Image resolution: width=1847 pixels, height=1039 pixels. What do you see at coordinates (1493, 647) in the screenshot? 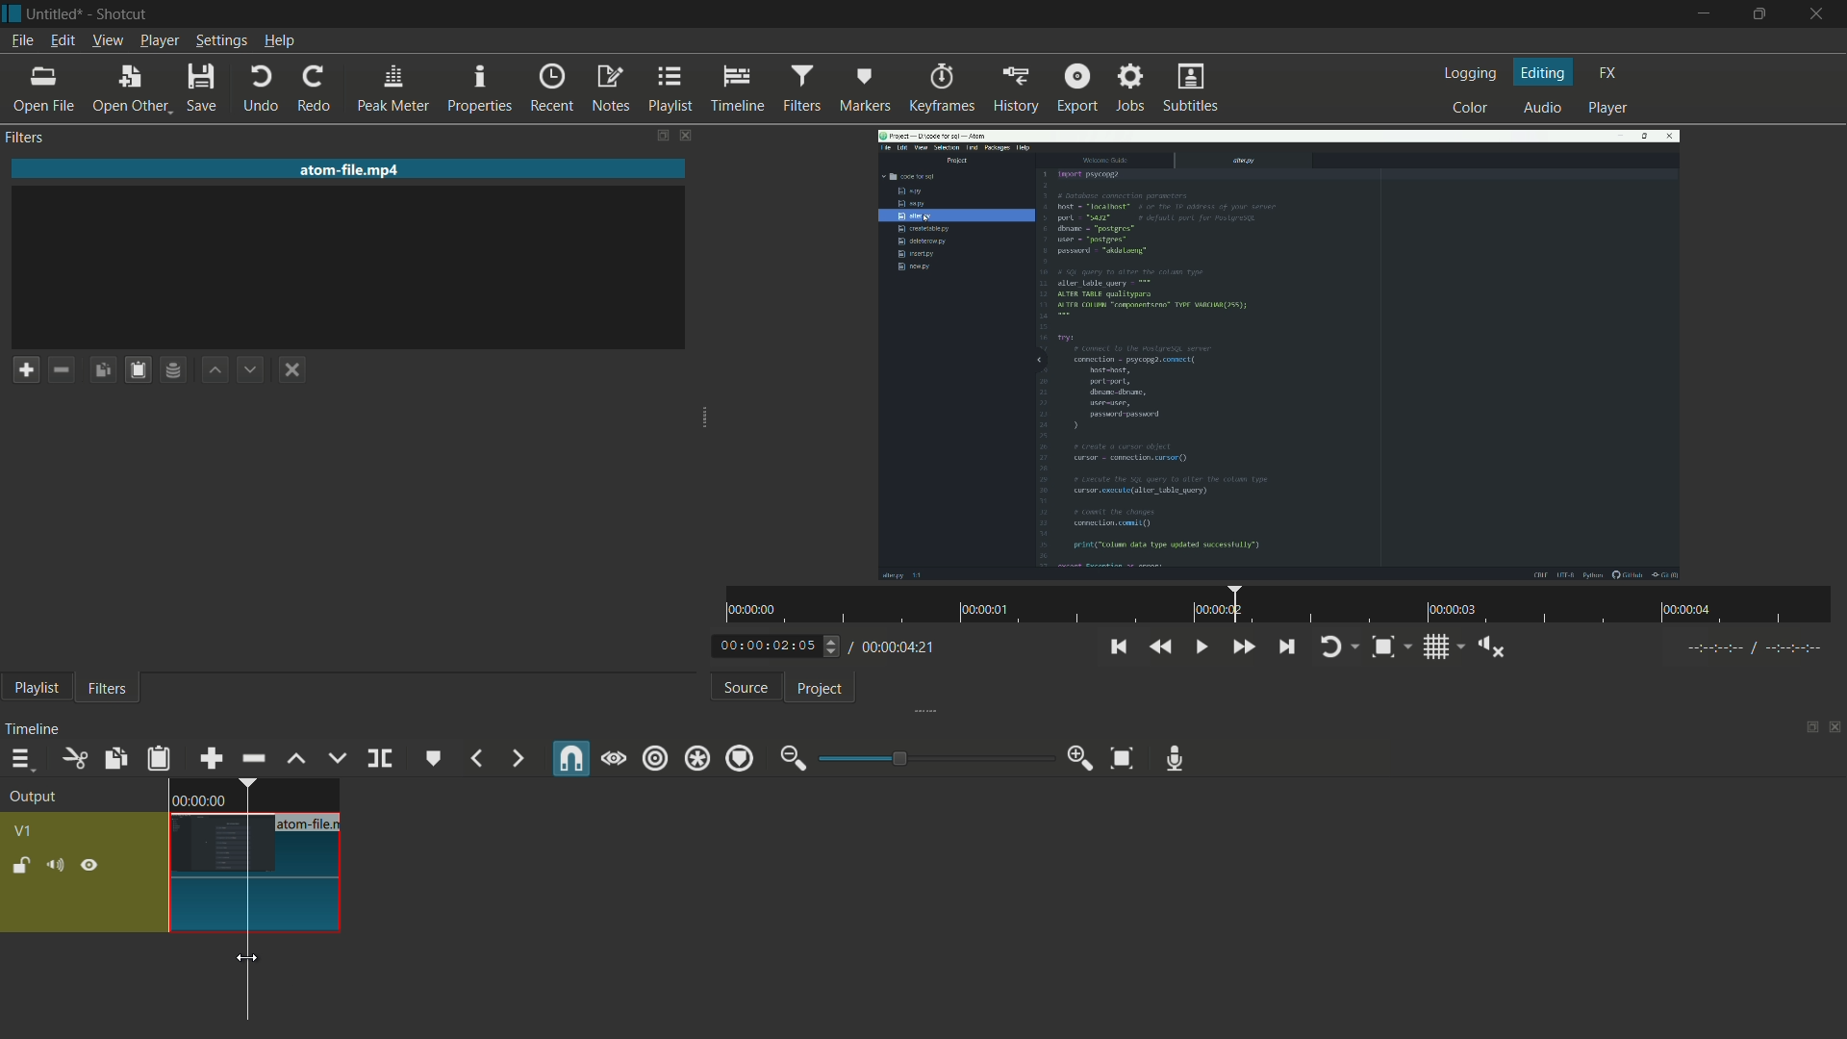
I see `shoe volume control` at bounding box center [1493, 647].